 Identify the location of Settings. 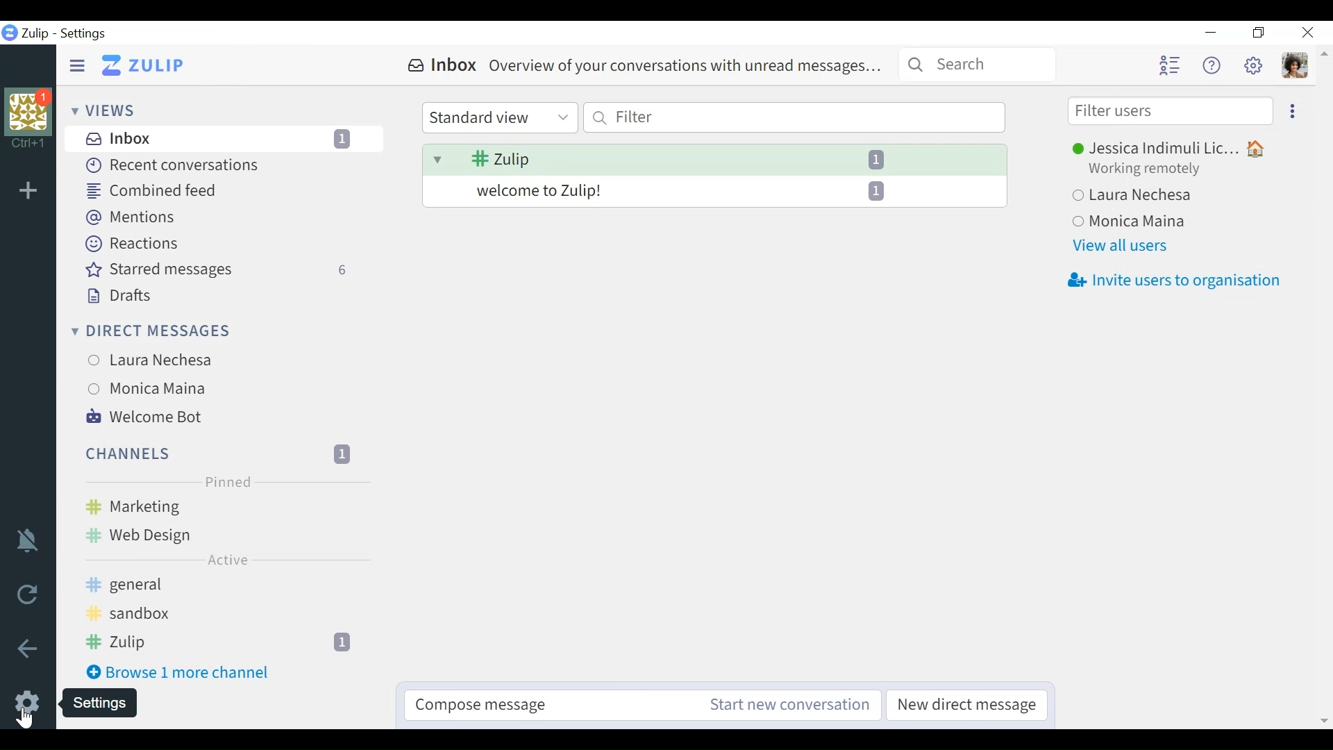
(110, 704).